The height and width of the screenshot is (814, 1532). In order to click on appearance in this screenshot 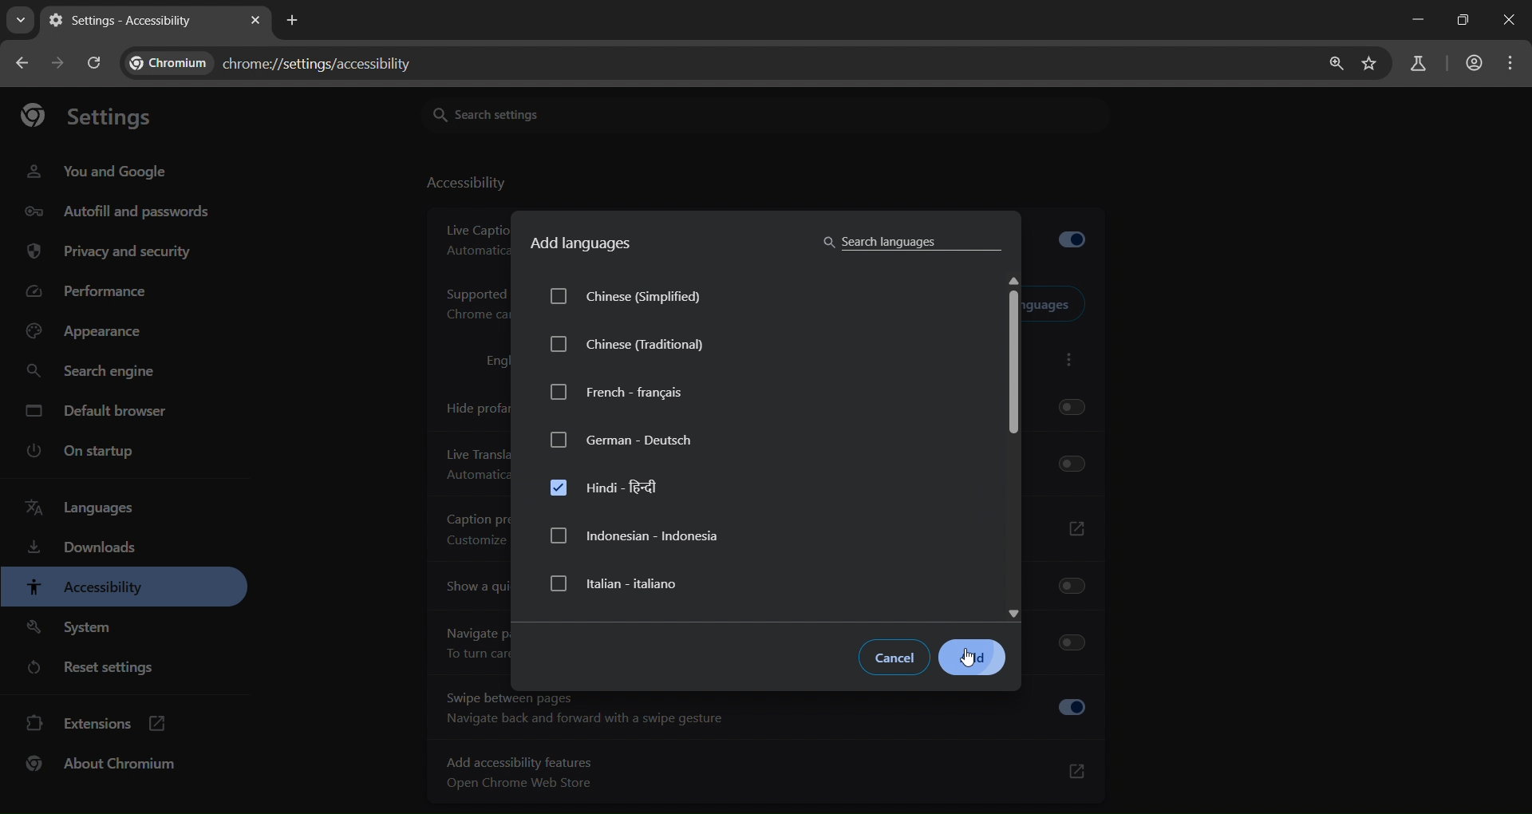, I will do `click(93, 332)`.